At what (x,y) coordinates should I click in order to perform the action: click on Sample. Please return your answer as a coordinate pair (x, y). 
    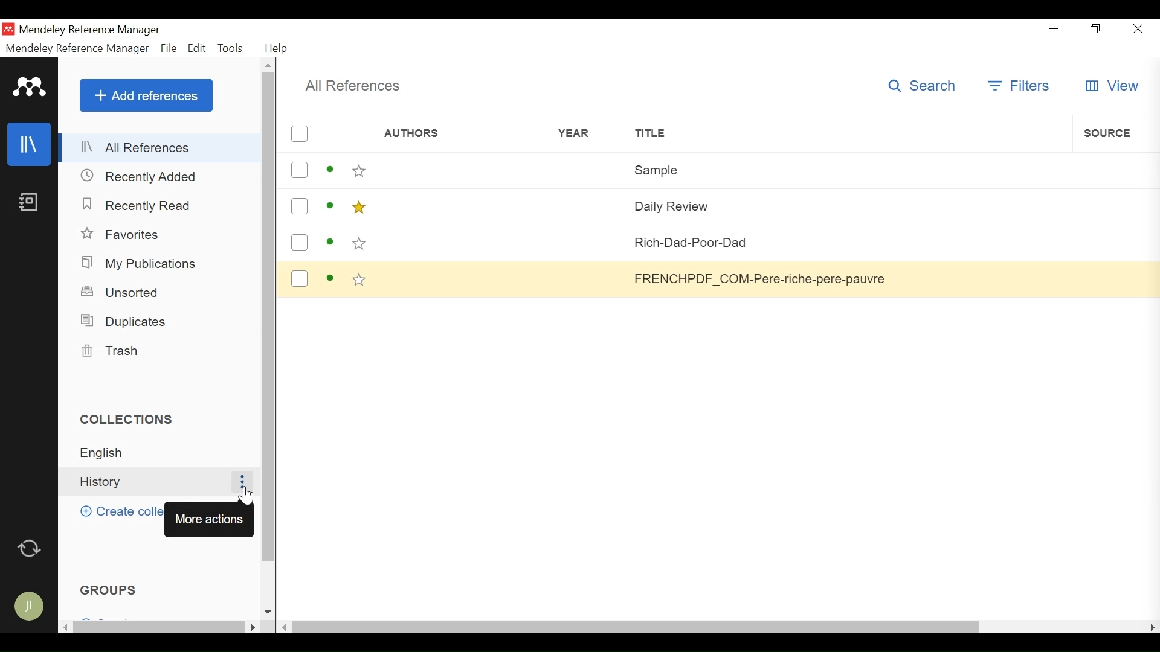
    Looking at the image, I should click on (848, 168).